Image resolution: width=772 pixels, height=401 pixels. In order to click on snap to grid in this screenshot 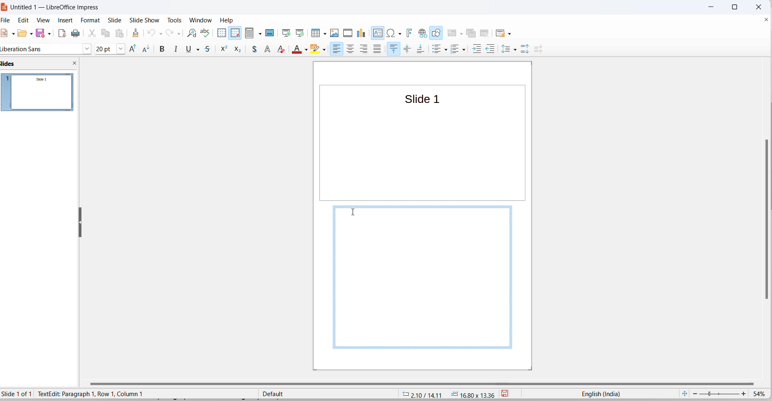, I will do `click(235, 33)`.